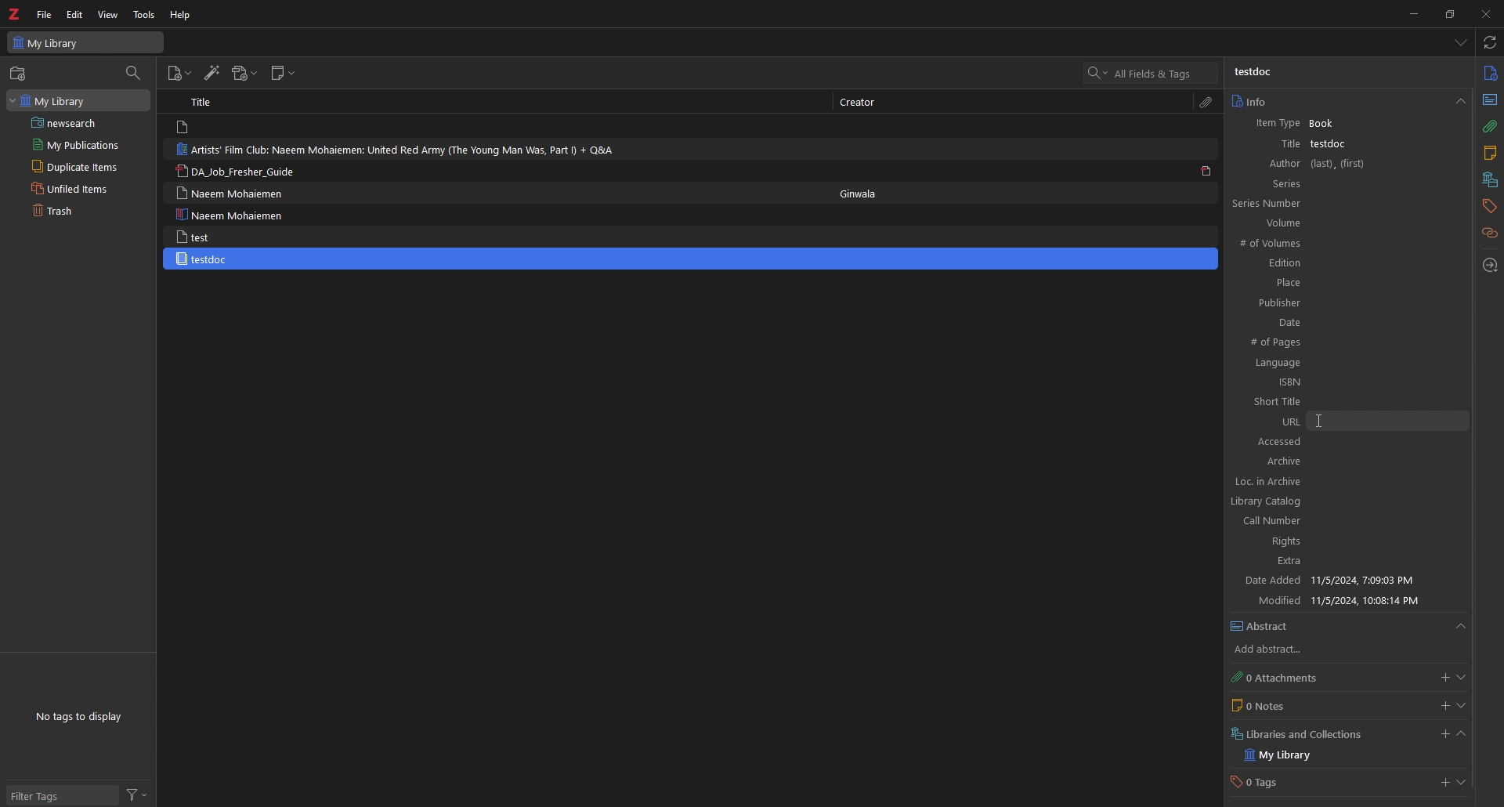 The height and width of the screenshot is (807, 1504). What do you see at coordinates (1485, 13) in the screenshot?
I see `close` at bounding box center [1485, 13].